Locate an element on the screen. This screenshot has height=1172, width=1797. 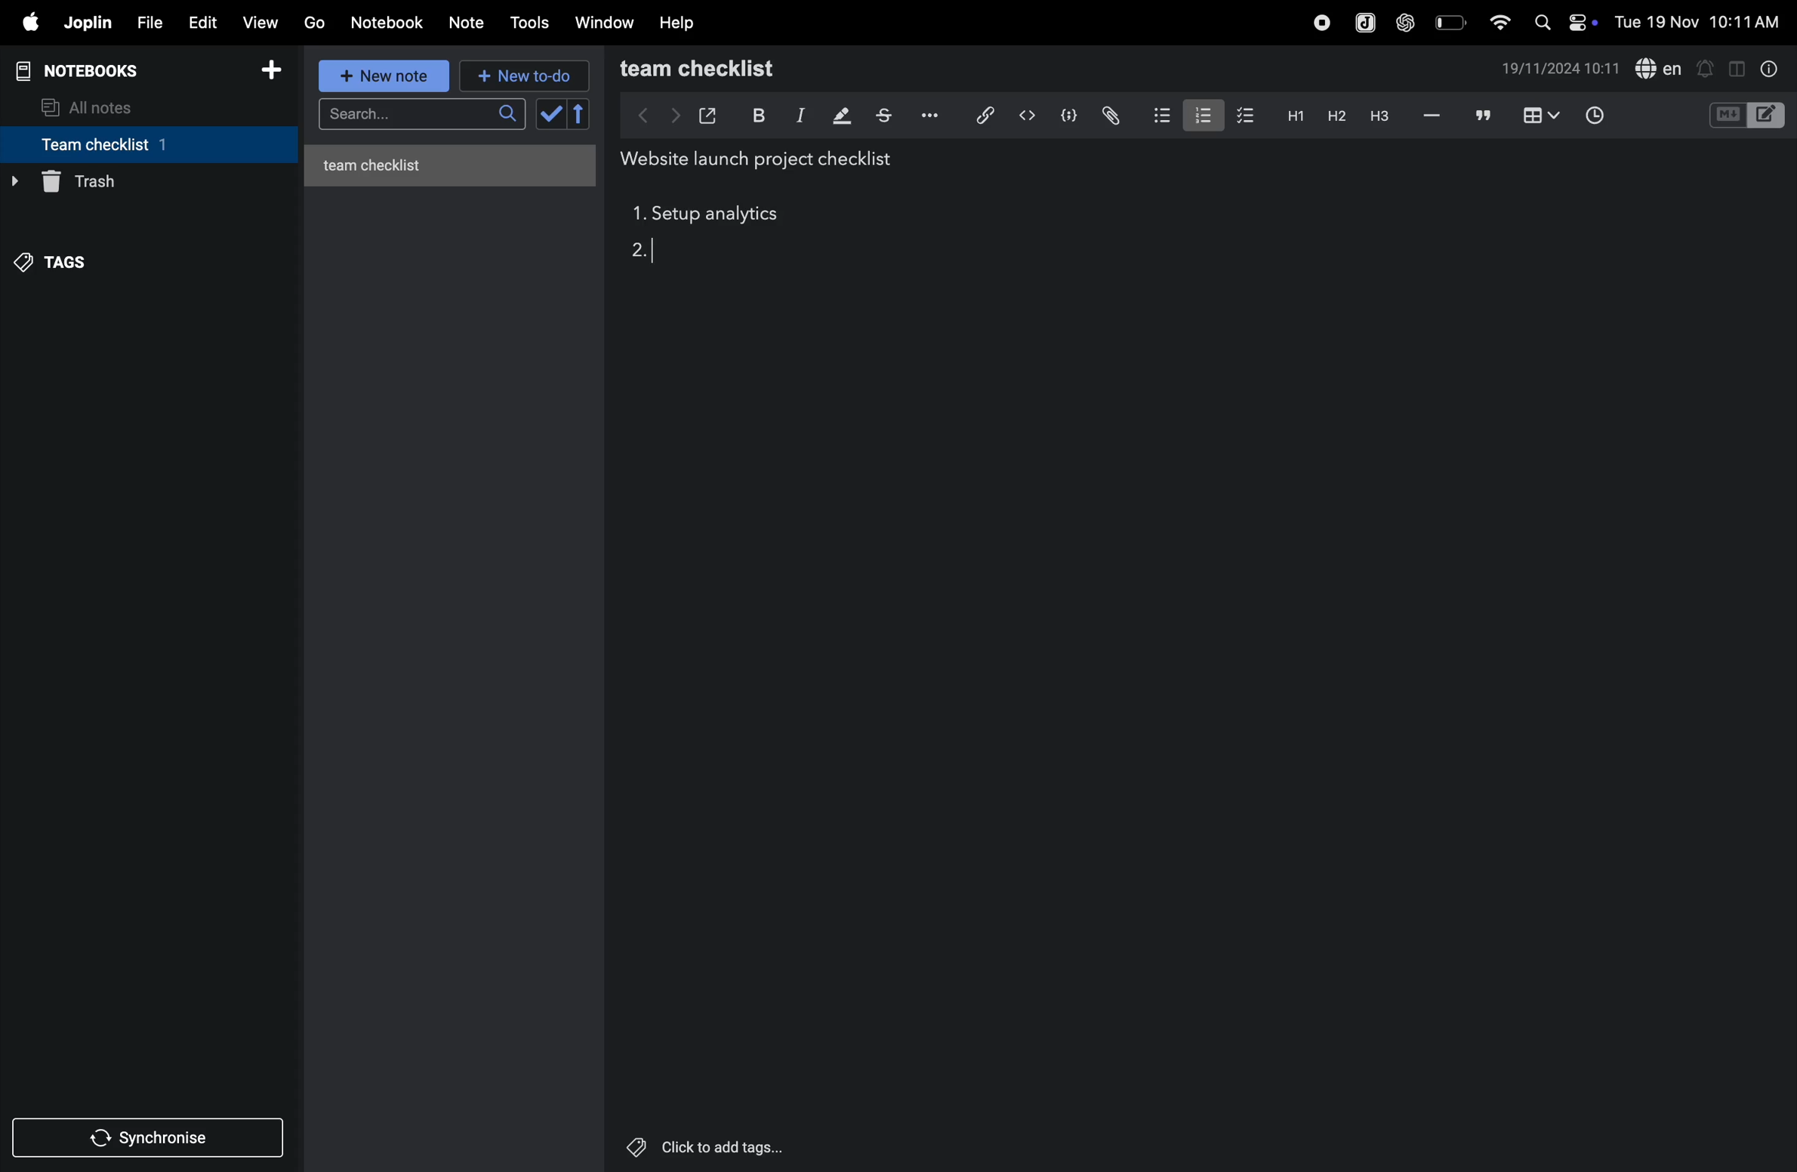
date and time is located at coordinates (1561, 70).